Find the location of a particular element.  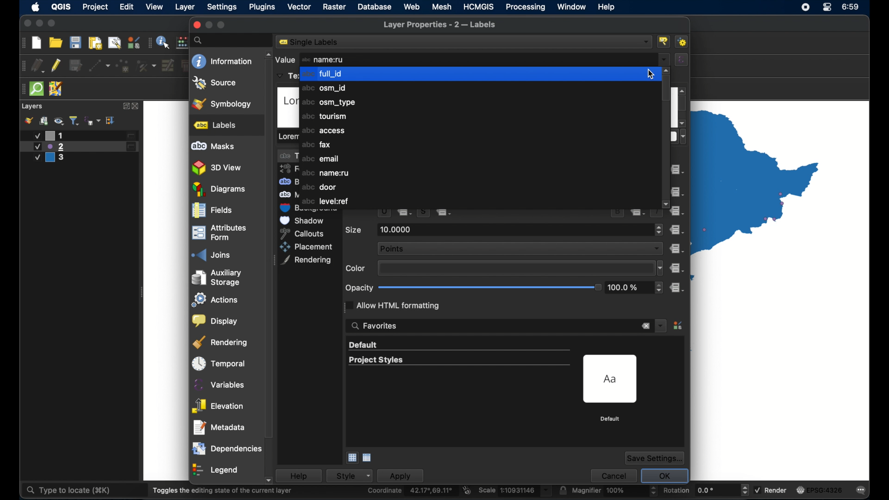

inactive  minimize button is located at coordinates (209, 25).